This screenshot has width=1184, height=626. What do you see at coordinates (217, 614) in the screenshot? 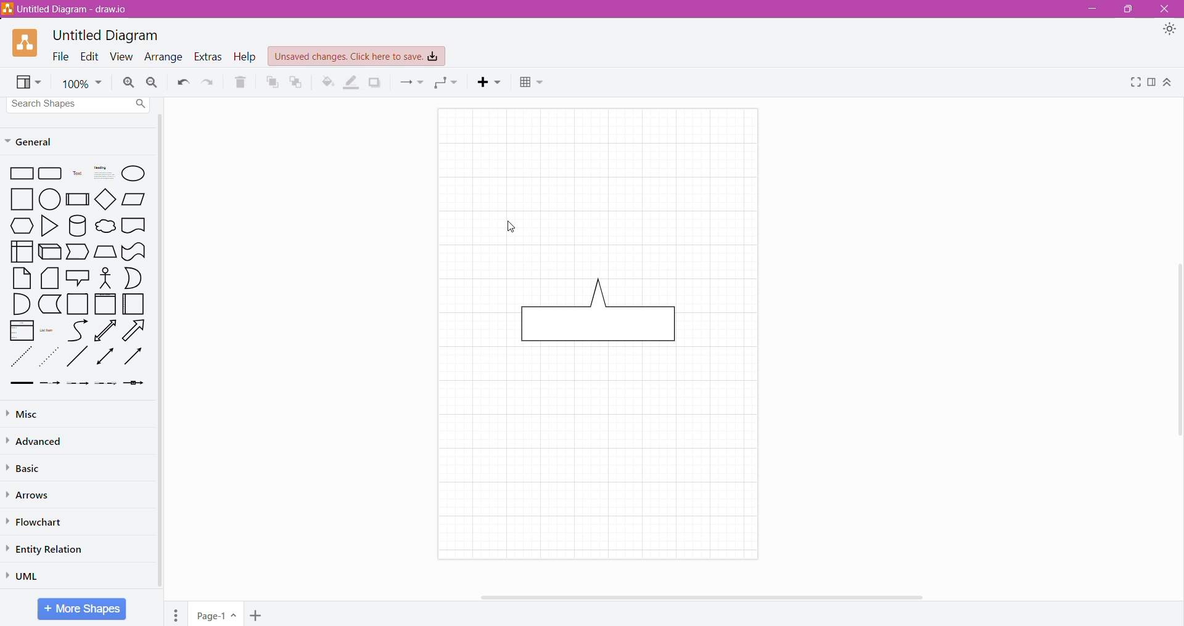
I see `Page Name` at bounding box center [217, 614].